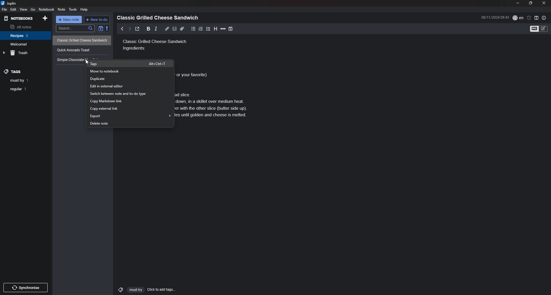 The height and width of the screenshot is (295, 551). What do you see at coordinates (13, 9) in the screenshot?
I see `edit` at bounding box center [13, 9].